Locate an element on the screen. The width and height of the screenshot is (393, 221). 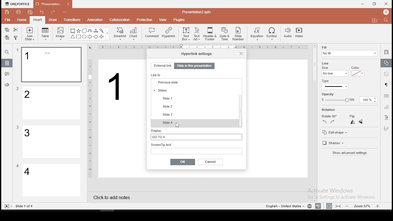
print file is located at coordinates (18, 11).